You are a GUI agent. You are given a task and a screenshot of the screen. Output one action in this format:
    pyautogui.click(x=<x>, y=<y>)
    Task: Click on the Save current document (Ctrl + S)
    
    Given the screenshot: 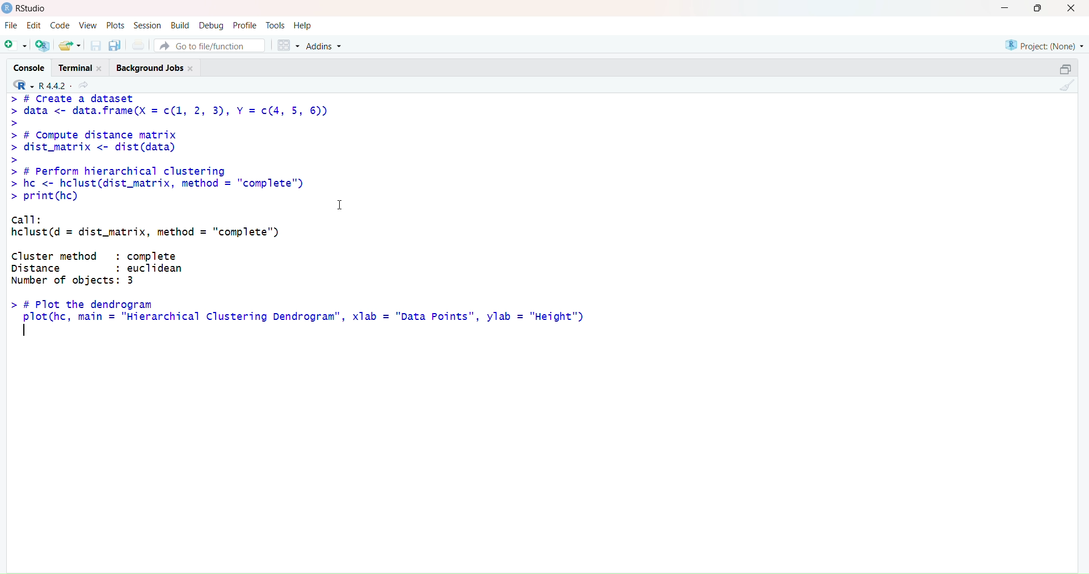 What is the action you would take?
    pyautogui.click(x=94, y=44)
    